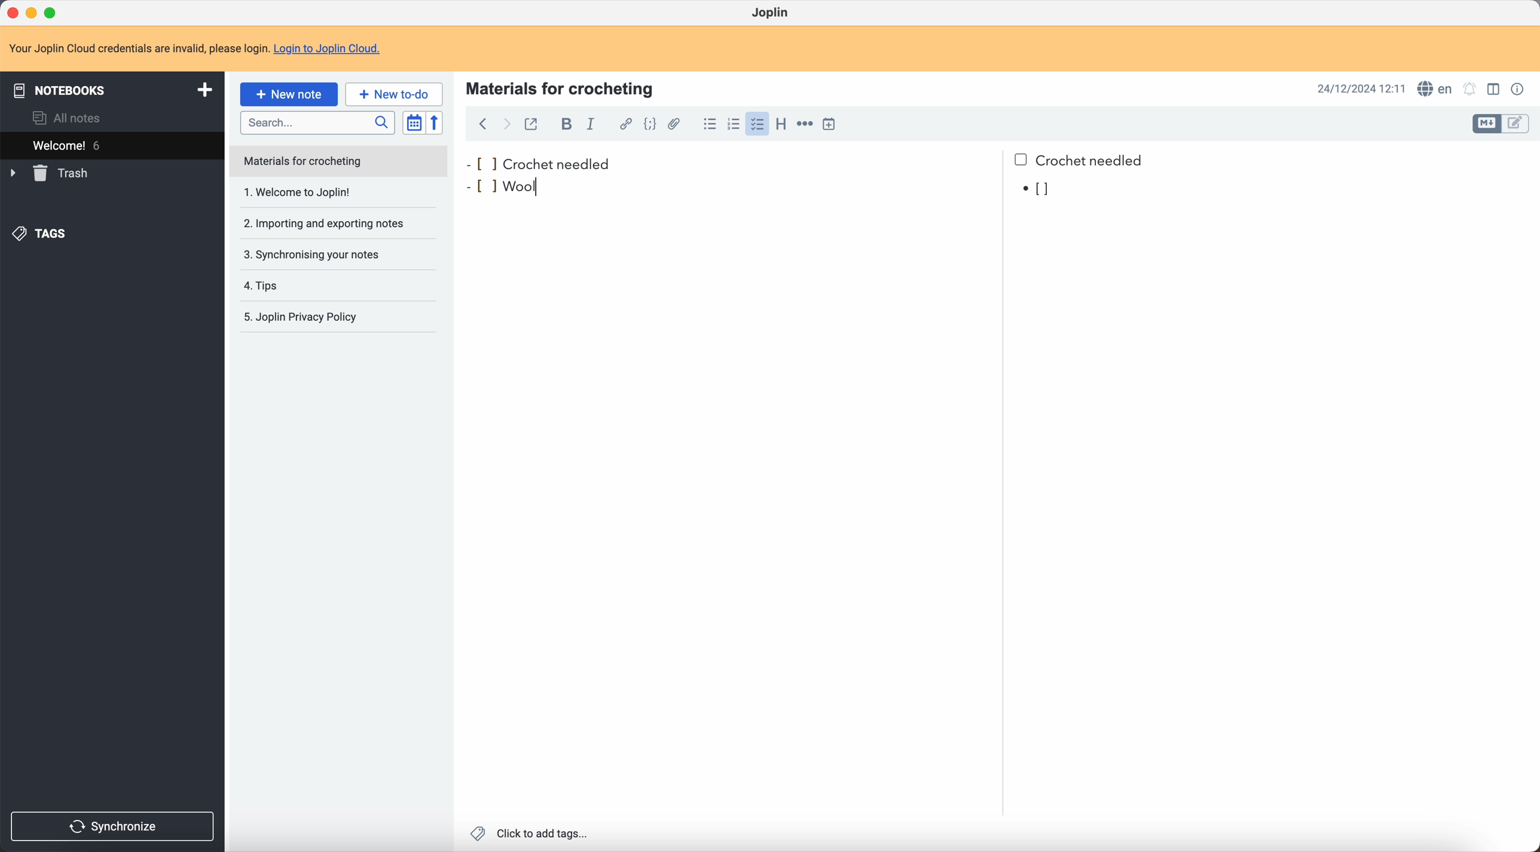 This screenshot has width=1540, height=852. Describe the element at coordinates (51, 173) in the screenshot. I see `trash` at that location.